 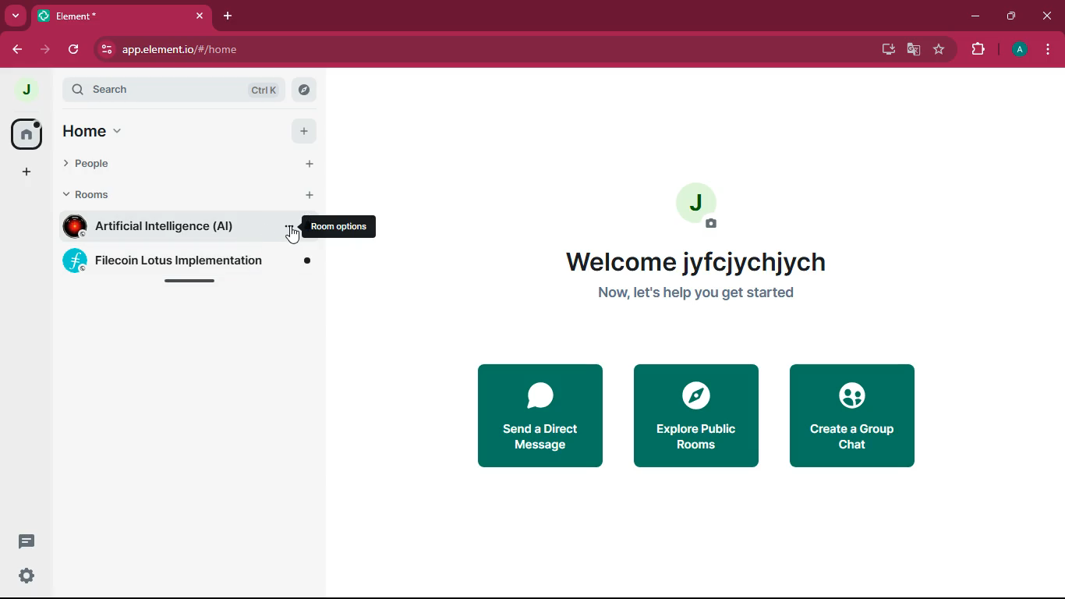 What do you see at coordinates (122, 16) in the screenshot?
I see `tab` at bounding box center [122, 16].